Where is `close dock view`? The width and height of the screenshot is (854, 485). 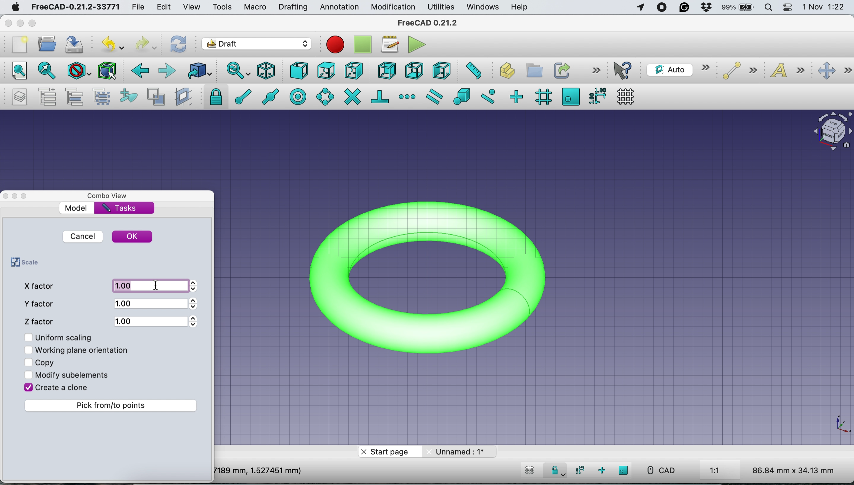
close dock view is located at coordinates (5, 196).